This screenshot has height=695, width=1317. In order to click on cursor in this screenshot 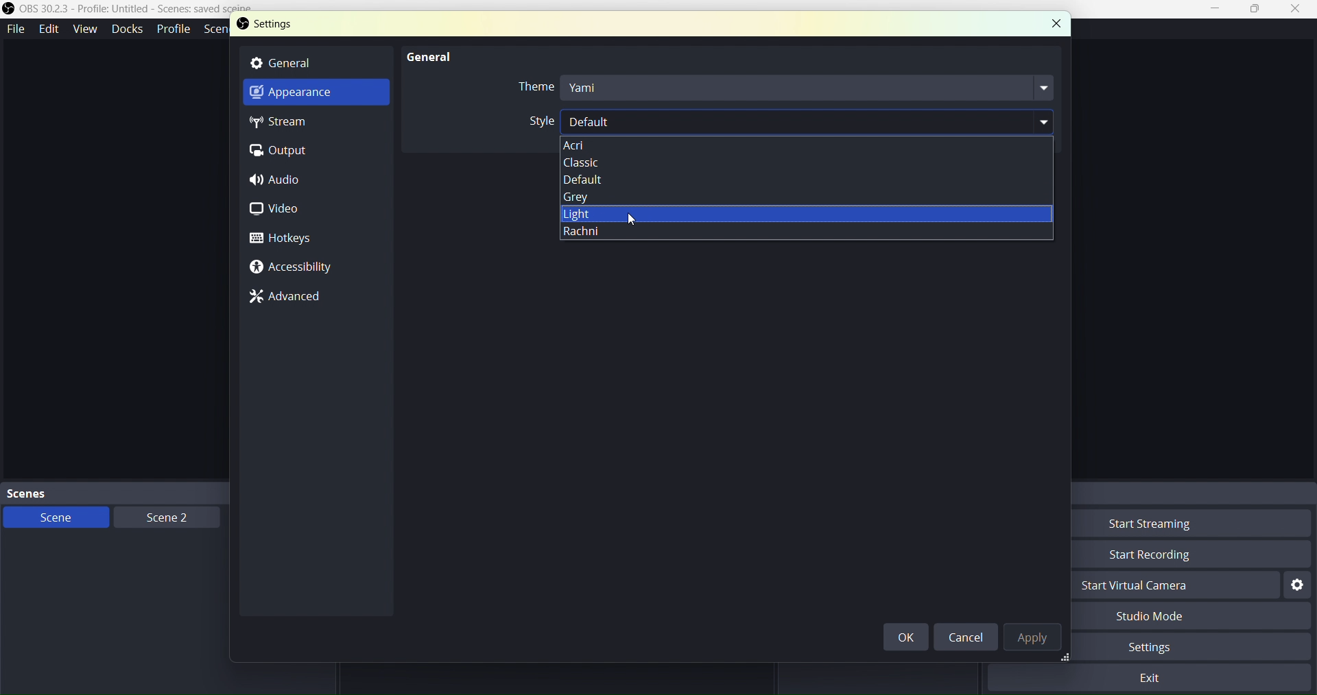, I will do `click(641, 230)`.